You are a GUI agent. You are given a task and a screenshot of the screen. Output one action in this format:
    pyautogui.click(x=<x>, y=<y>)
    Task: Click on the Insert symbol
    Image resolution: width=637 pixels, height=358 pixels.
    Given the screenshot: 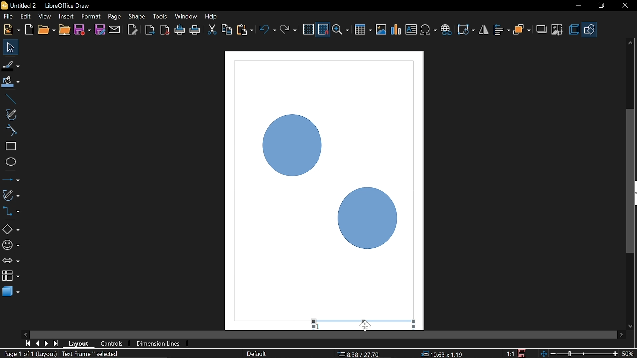 What is the action you would take?
    pyautogui.click(x=429, y=30)
    